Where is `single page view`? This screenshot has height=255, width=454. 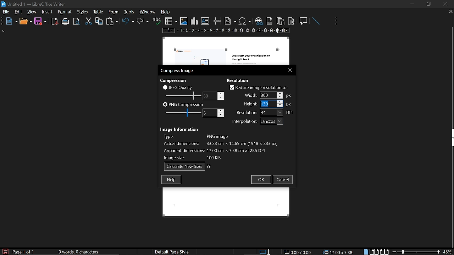 single page view is located at coordinates (367, 251).